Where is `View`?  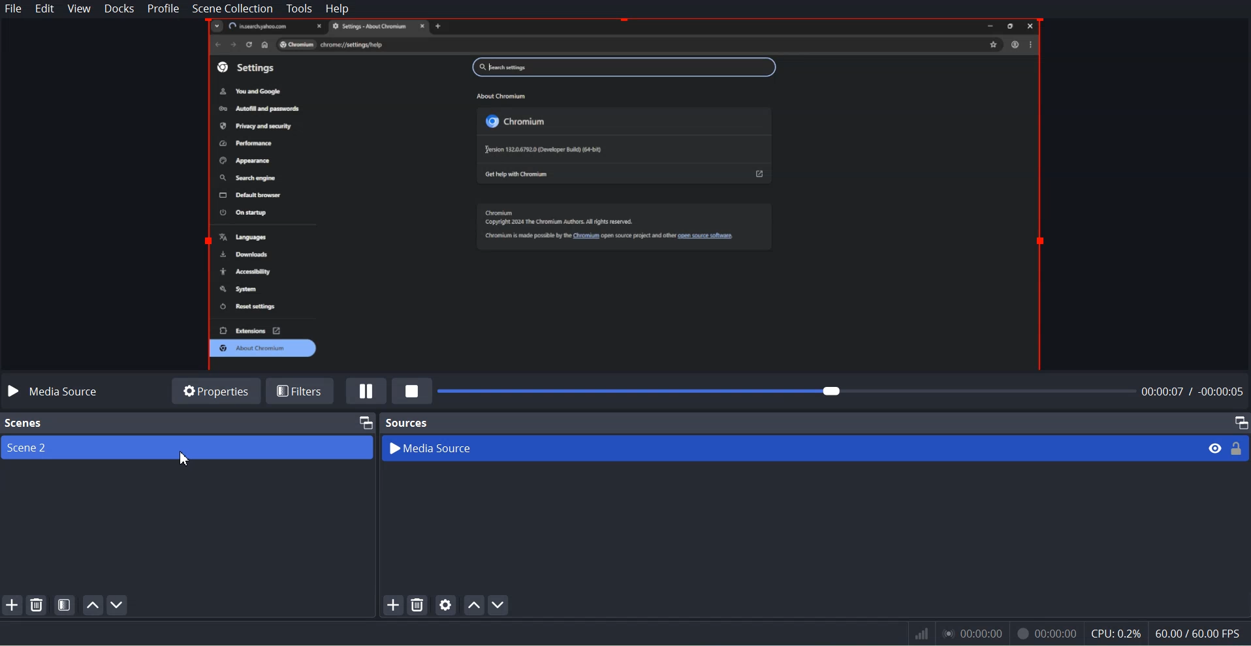
View is located at coordinates (79, 9).